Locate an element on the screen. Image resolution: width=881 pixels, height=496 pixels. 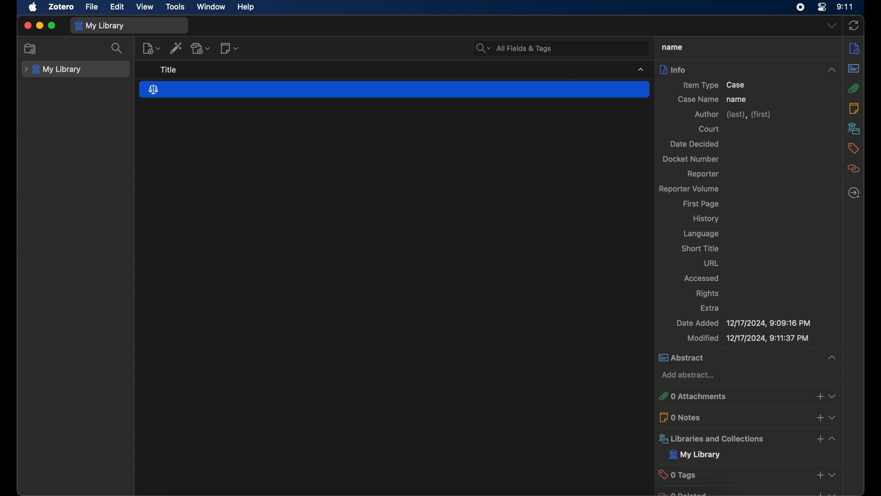
add items by identifier is located at coordinates (176, 48).